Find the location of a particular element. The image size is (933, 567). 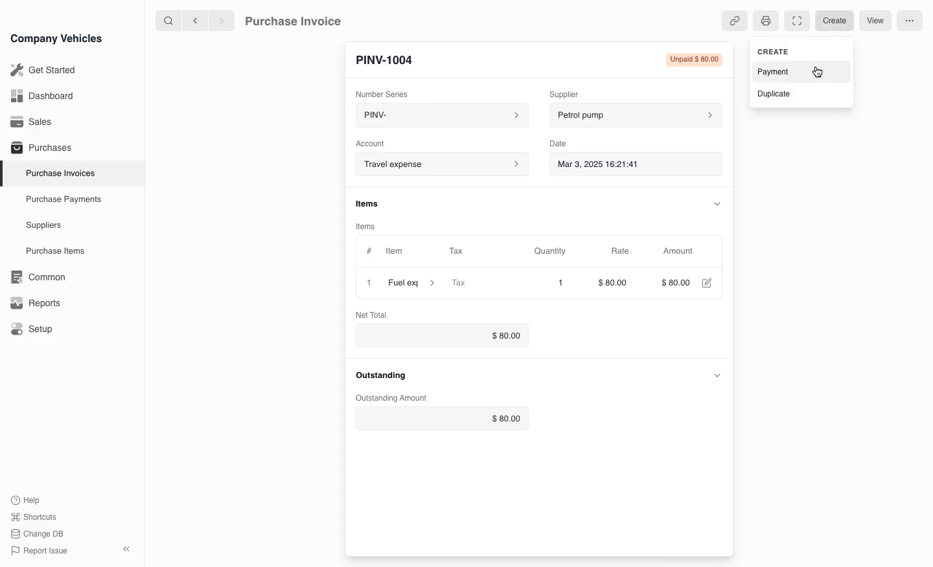

Number Series is located at coordinates (386, 93).